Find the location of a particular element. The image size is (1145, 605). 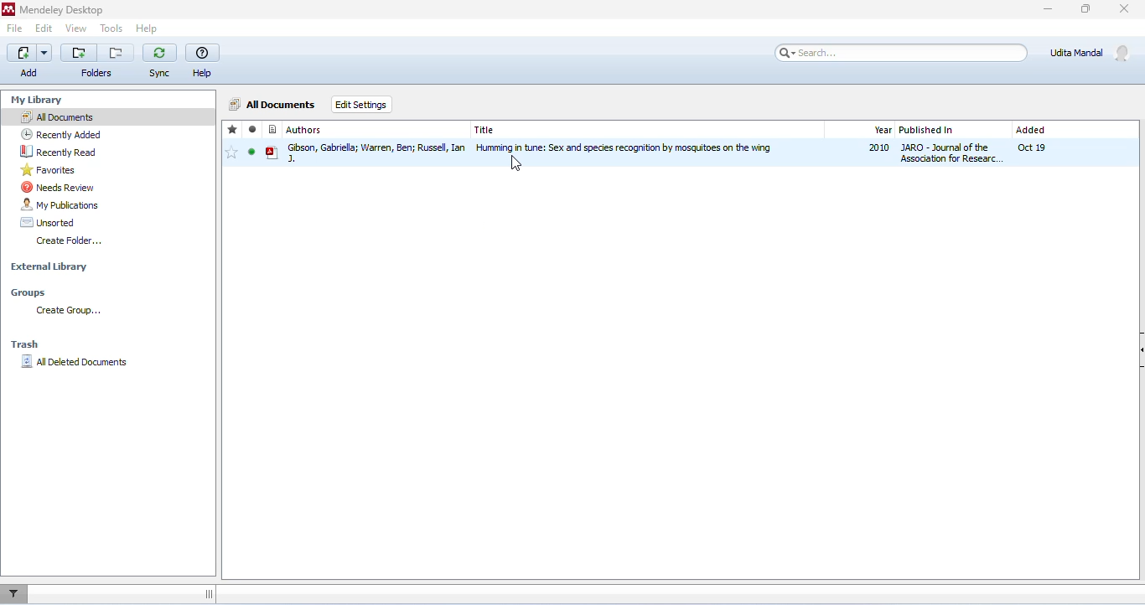

oct19 is located at coordinates (1032, 148).